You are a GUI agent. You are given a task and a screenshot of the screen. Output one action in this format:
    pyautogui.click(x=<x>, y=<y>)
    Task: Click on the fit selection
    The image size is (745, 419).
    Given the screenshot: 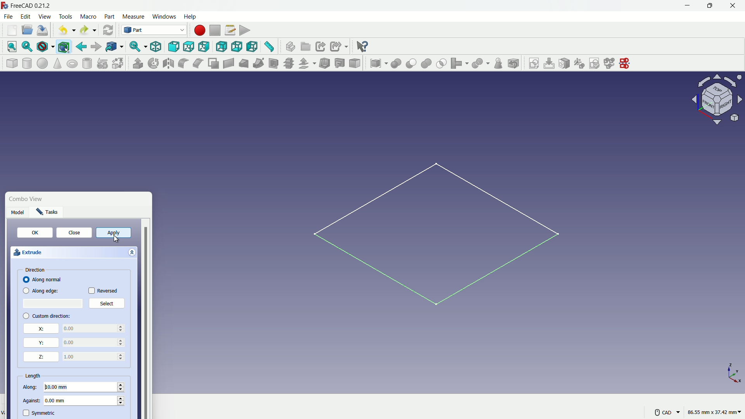 What is the action you would take?
    pyautogui.click(x=28, y=46)
    